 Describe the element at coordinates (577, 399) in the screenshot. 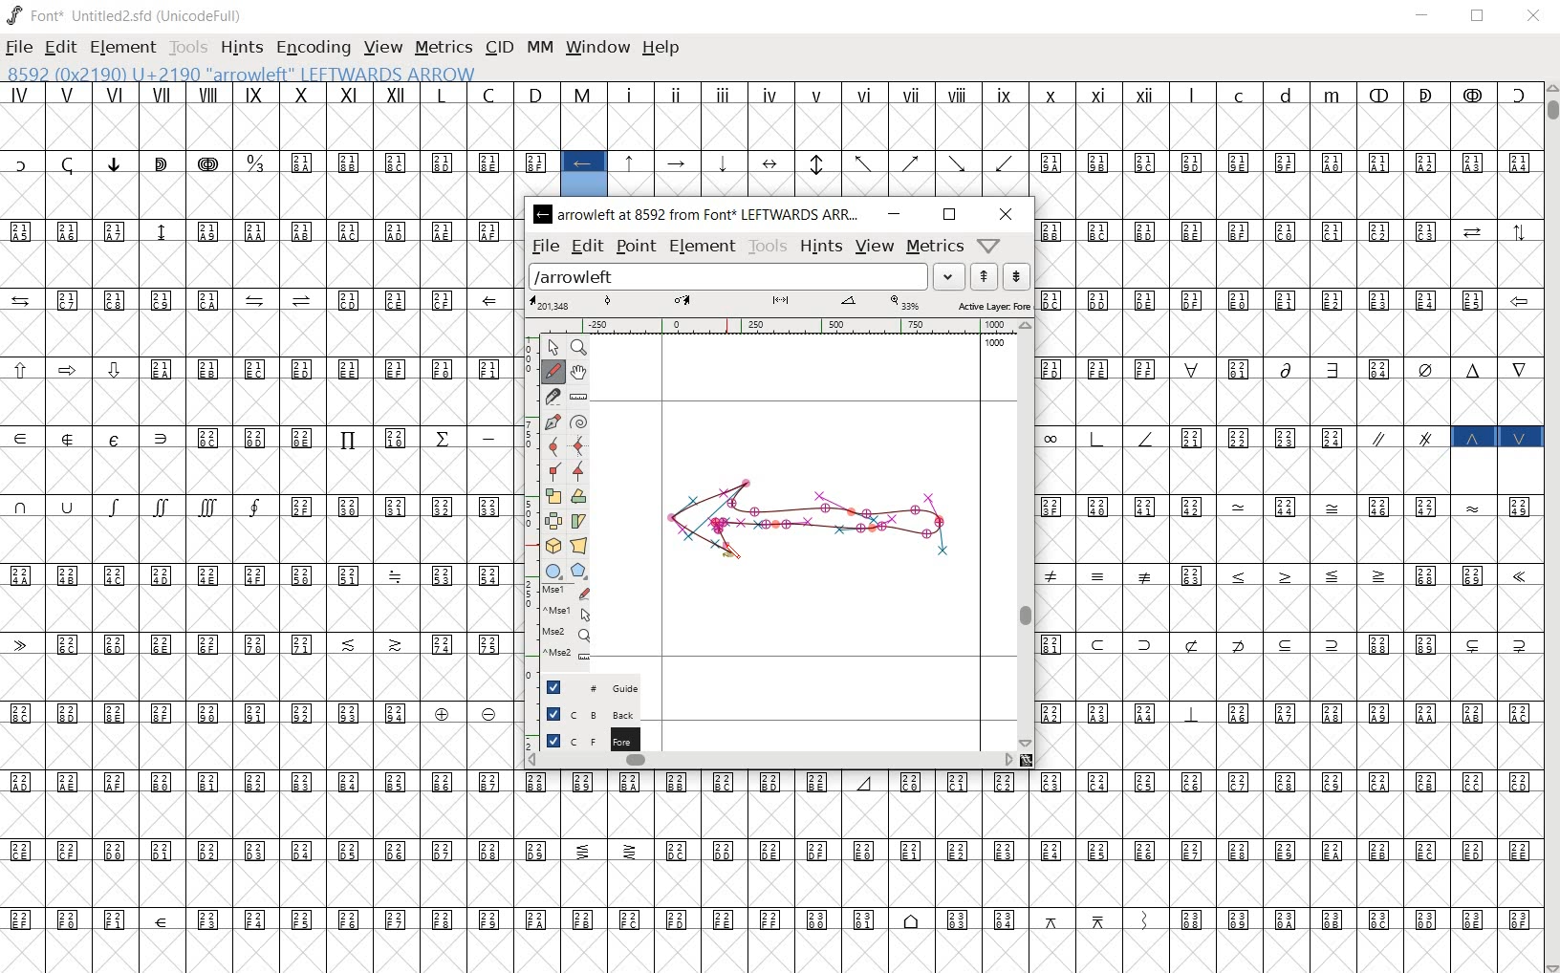

I see `measure a distance, angle between points` at that location.